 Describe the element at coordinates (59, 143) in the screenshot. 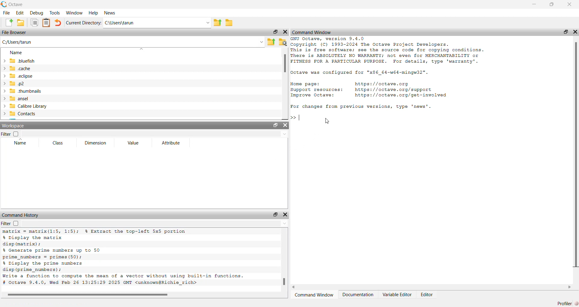

I see `class` at that location.